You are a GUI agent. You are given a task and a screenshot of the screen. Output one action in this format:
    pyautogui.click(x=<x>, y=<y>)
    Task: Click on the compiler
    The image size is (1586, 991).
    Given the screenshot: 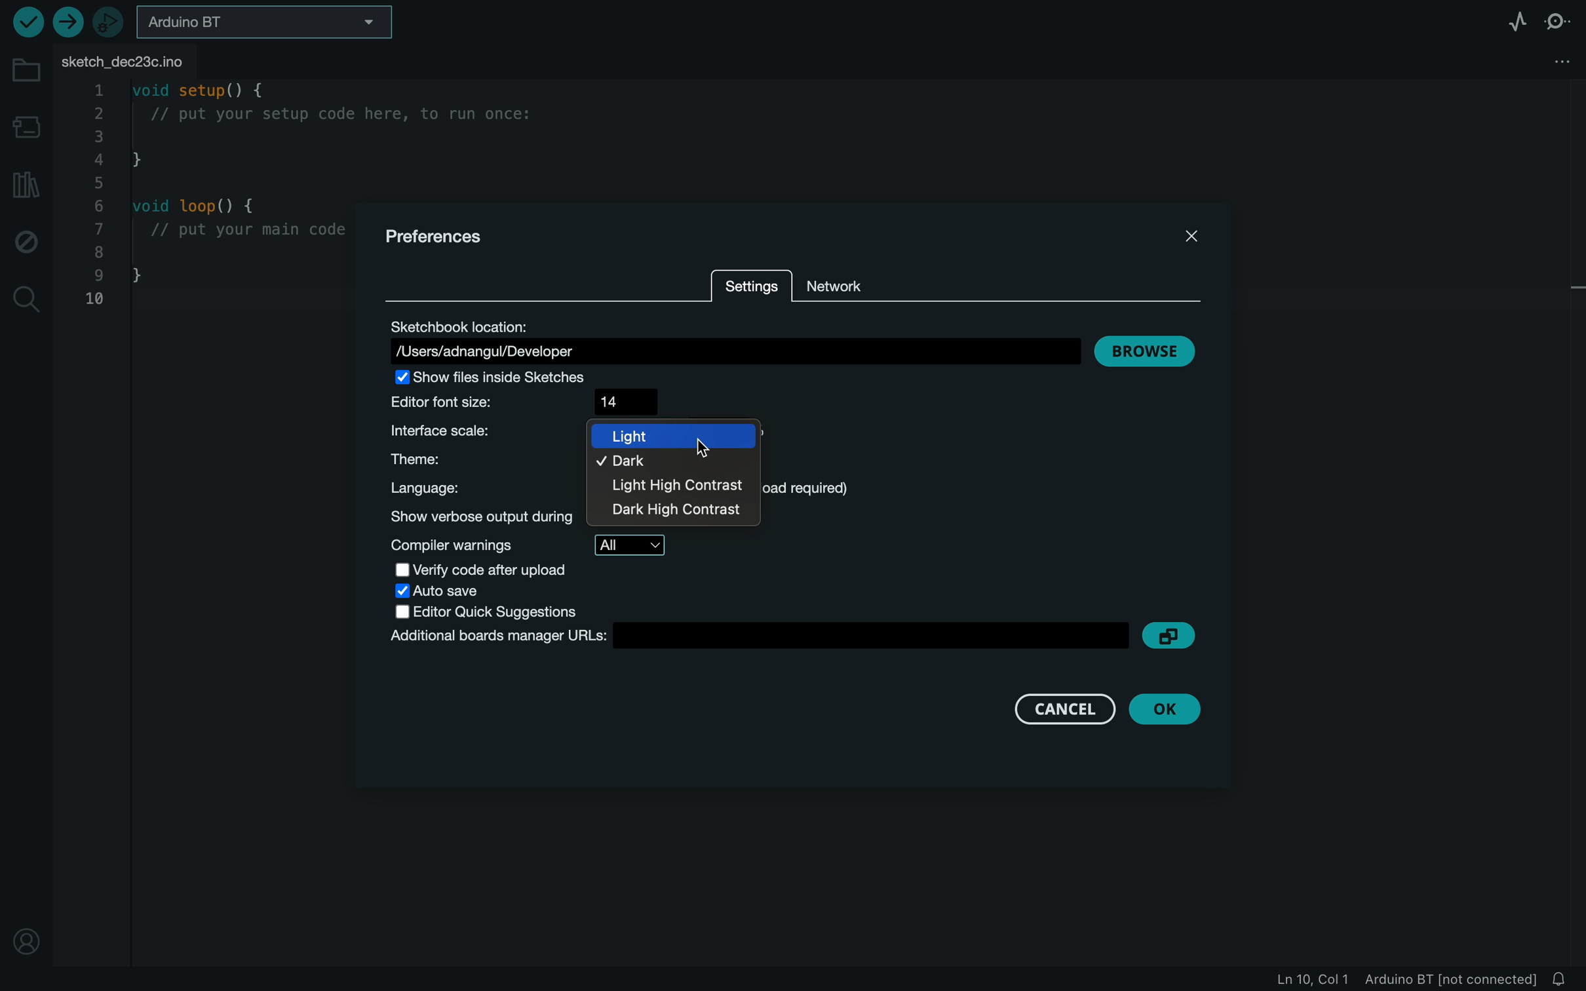 What is the action you would take?
    pyautogui.click(x=535, y=546)
    